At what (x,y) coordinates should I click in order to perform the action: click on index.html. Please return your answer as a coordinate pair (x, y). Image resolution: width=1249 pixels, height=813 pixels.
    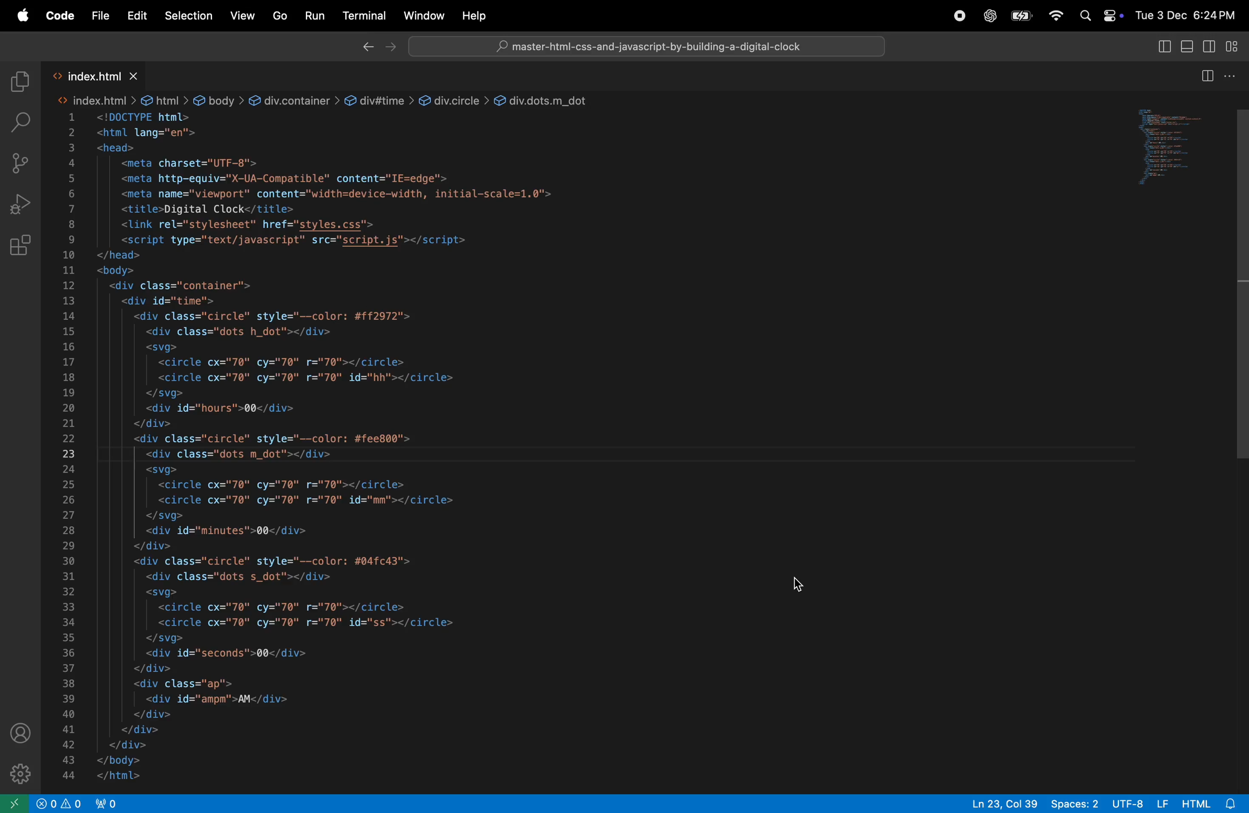
    Looking at the image, I should click on (91, 75).